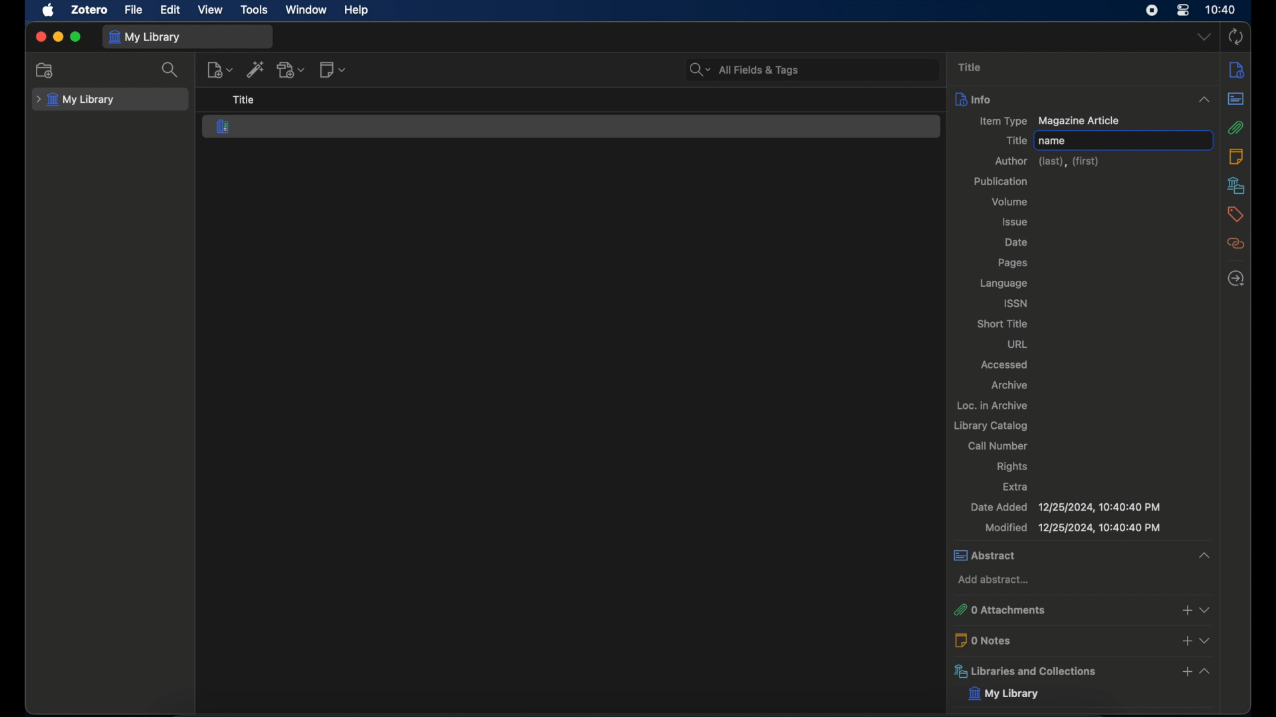 The width and height of the screenshot is (1276, 717). What do you see at coordinates (1204, 36) in the screenshot?
I see `dropdown` at bounding box center [1204, 36].